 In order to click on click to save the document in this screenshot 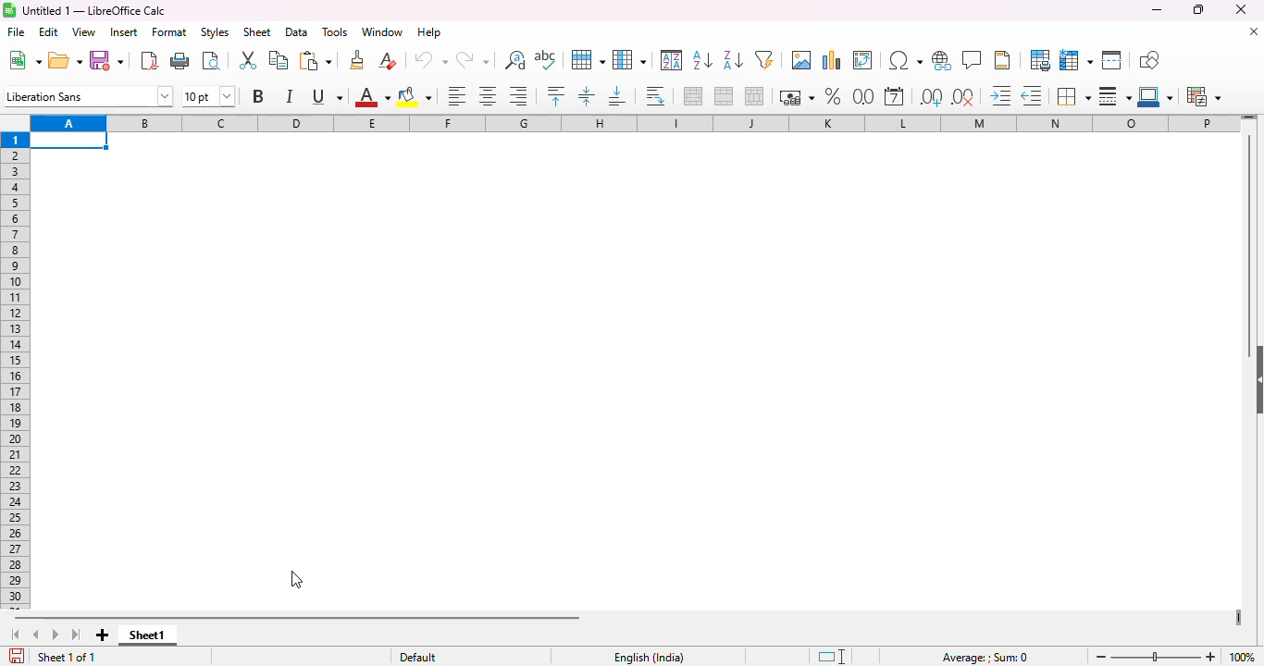, I will do `click(17, 656)`.